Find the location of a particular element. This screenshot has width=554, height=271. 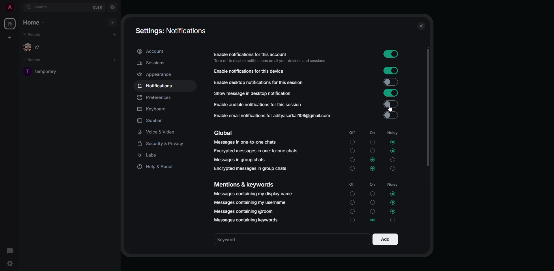

account is located at coordinates (153, 52).